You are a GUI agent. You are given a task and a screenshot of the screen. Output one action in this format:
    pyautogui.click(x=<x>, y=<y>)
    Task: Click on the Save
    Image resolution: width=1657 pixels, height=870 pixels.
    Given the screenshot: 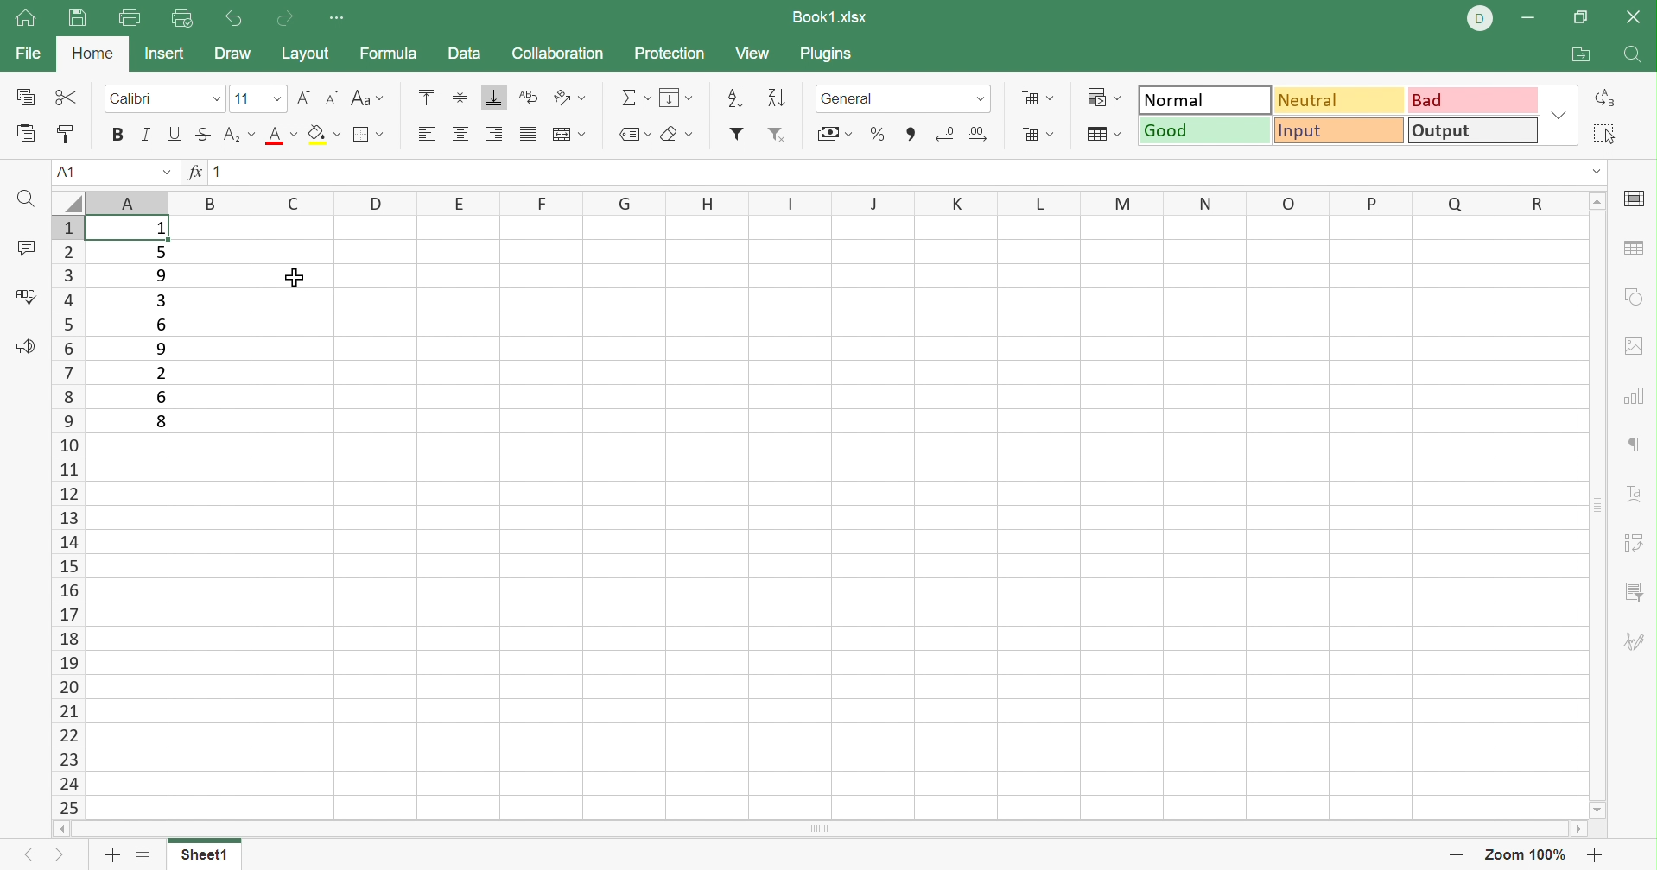 What is the action you would take?
    pyautogui.click(x=76, y=19)
    